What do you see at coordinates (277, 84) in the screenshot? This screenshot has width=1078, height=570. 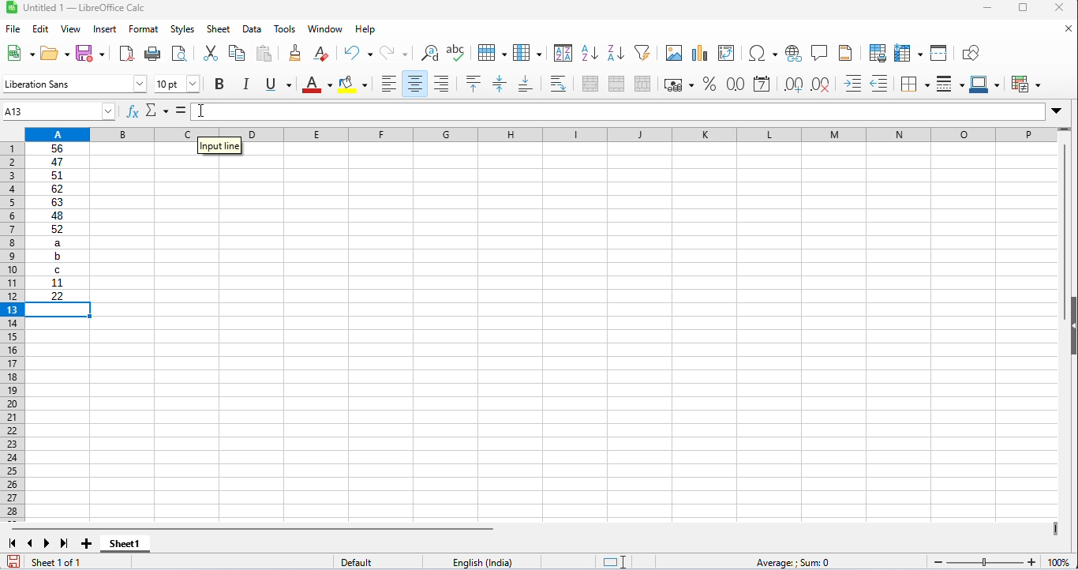 I see `underline` at bounding box center [277, 84].